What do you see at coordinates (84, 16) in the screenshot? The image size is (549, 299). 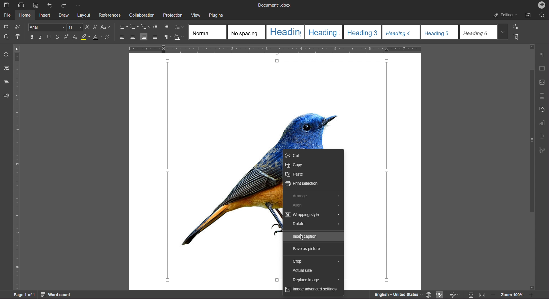 I see `Layout` at bounding box center [84, 16].